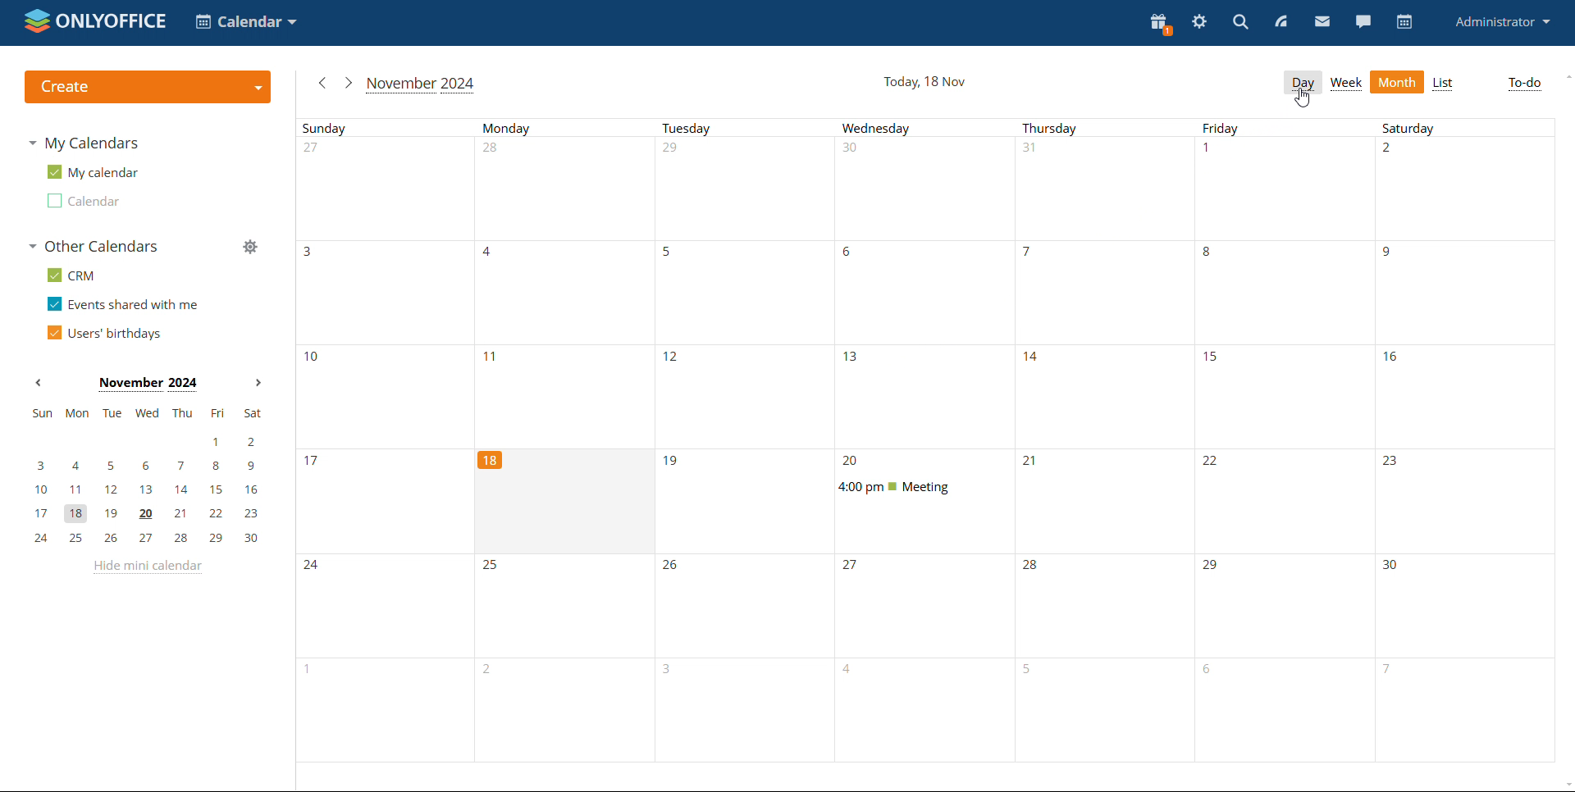  I want to click on current date, so click(924, 81).